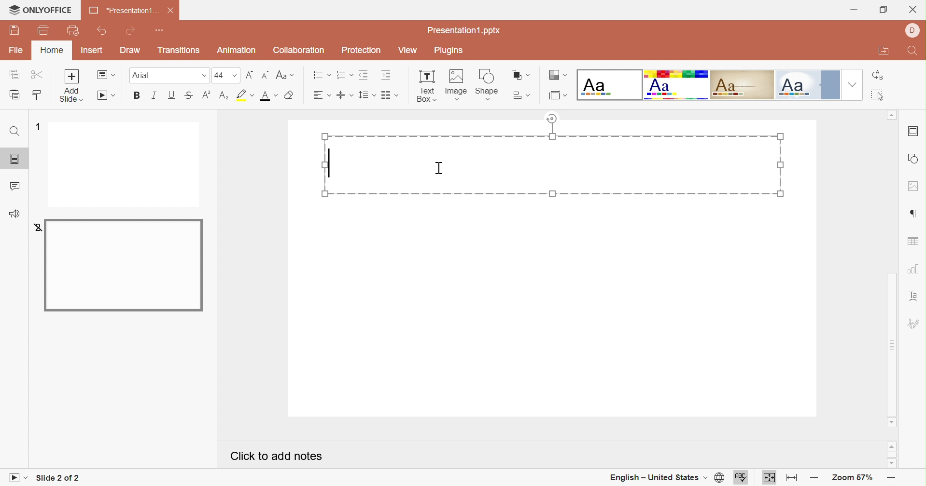 The width and height of the screenshot is (926, 486). I want to click on Customize Quick Access Toolbar, so click(162, 31).